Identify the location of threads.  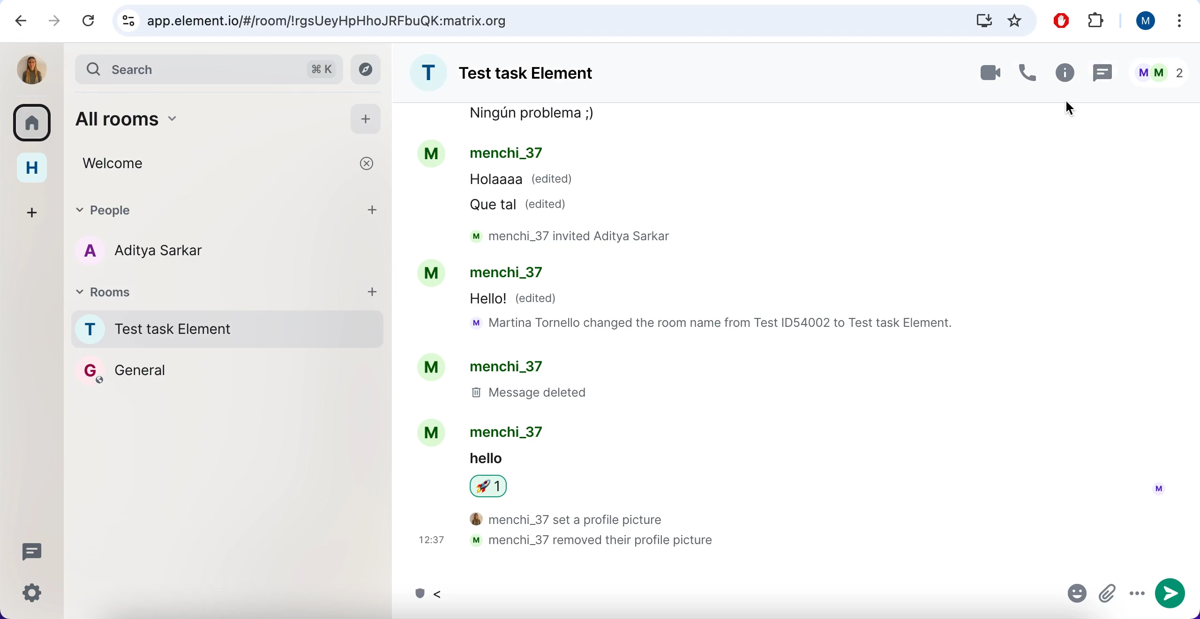
(32, 551).